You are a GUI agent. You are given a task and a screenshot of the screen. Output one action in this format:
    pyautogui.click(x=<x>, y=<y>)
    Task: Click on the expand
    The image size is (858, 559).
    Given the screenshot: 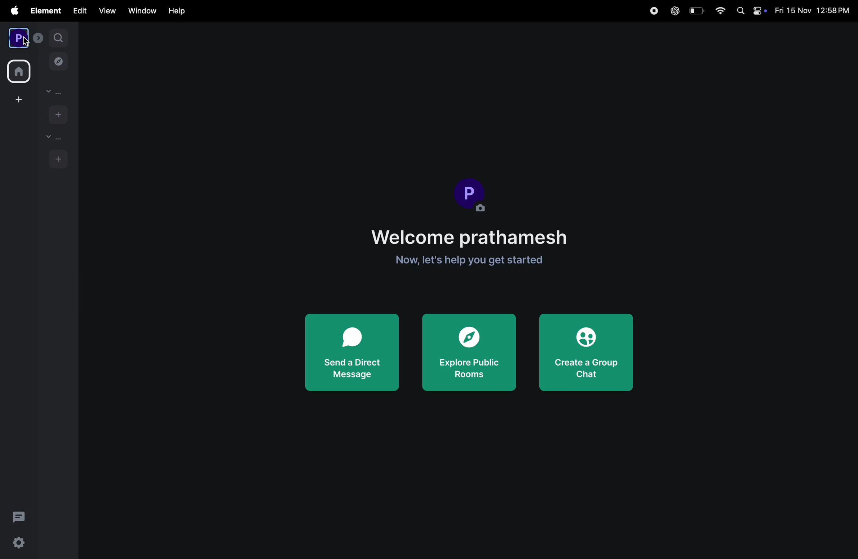 What is the action you would take?
    pyautogui.click(x=38, y=38)
    